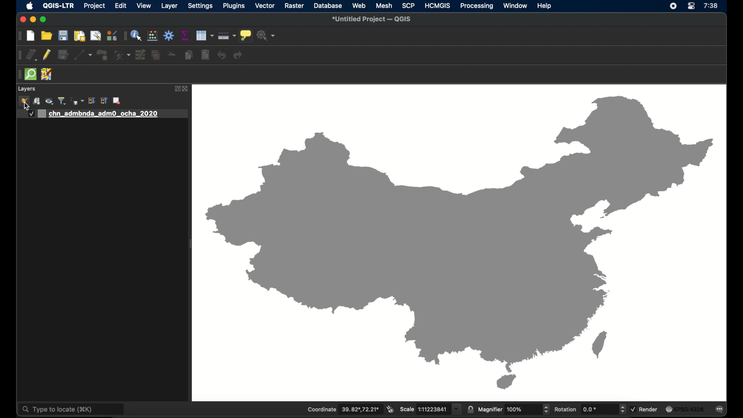 The height and width of the screenshot is (418, 743). I want to click on project, so click(94, 6).